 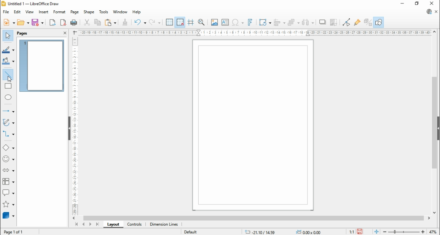 What do you see at coordinates (5, 12) in the screenshot?
I see `file` at bounding box center [5, 12].